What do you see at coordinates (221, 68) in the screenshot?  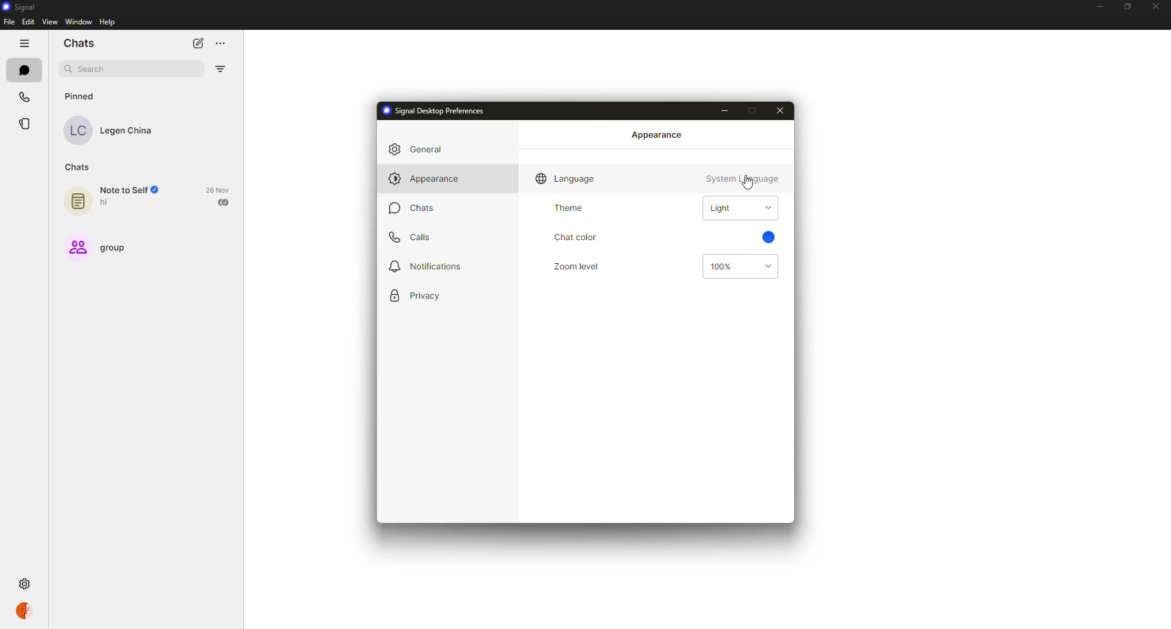 I see `filter` at bounding box center [221, 68].